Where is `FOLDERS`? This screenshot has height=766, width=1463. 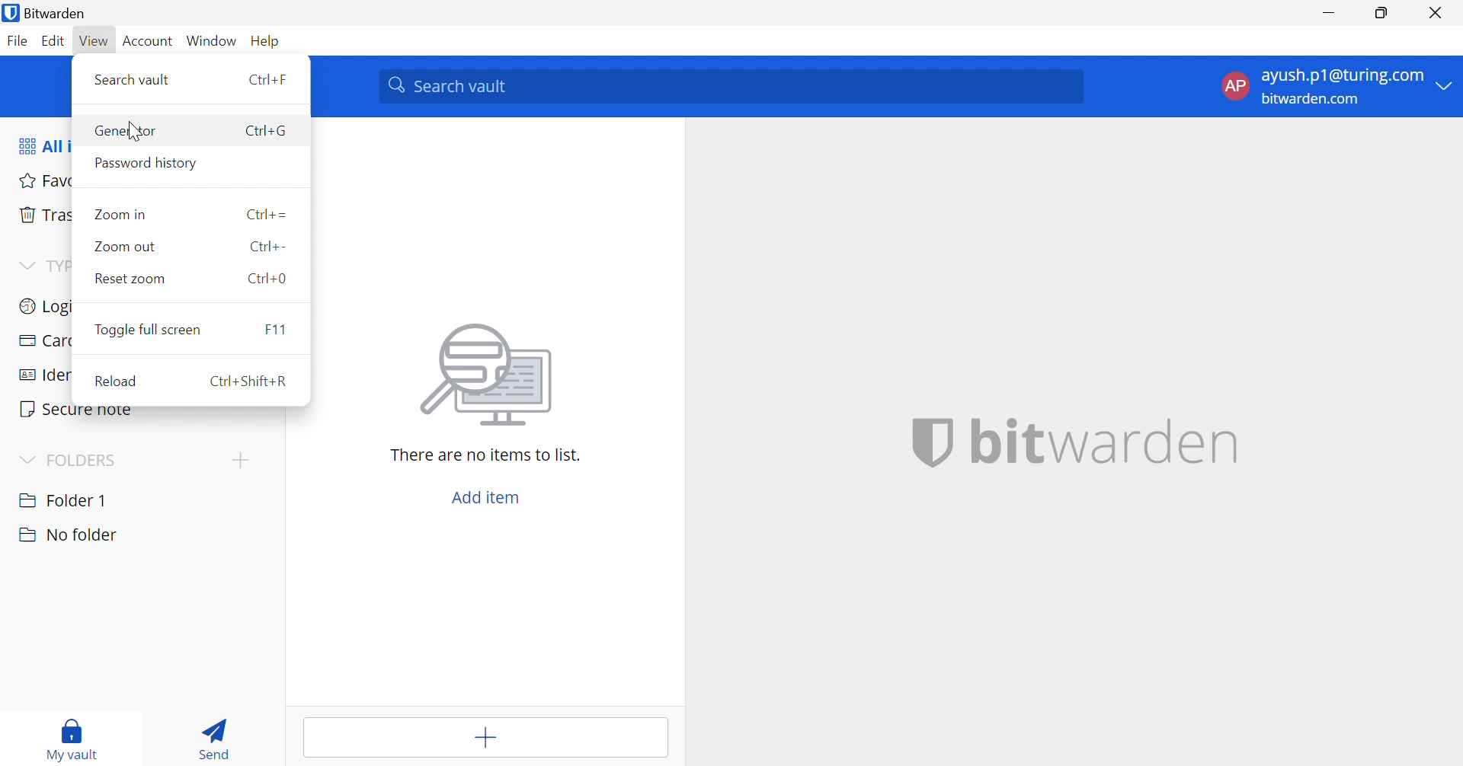
FOLDERS is located at coordinates (85, 458).